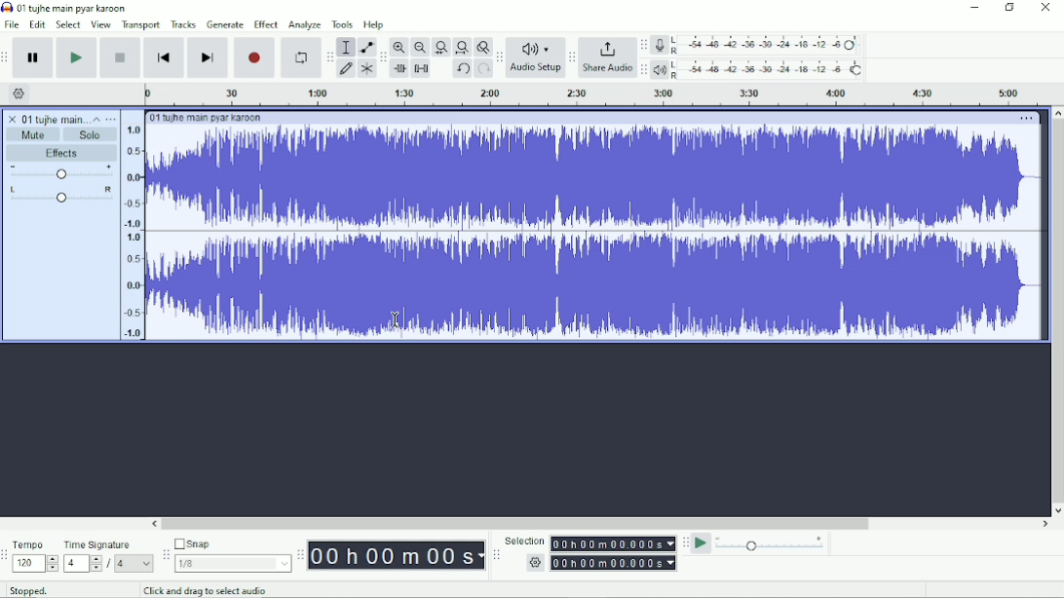 This screenshot has width=1064, height=598. I want to click on Time Signature, so click(107, 555).